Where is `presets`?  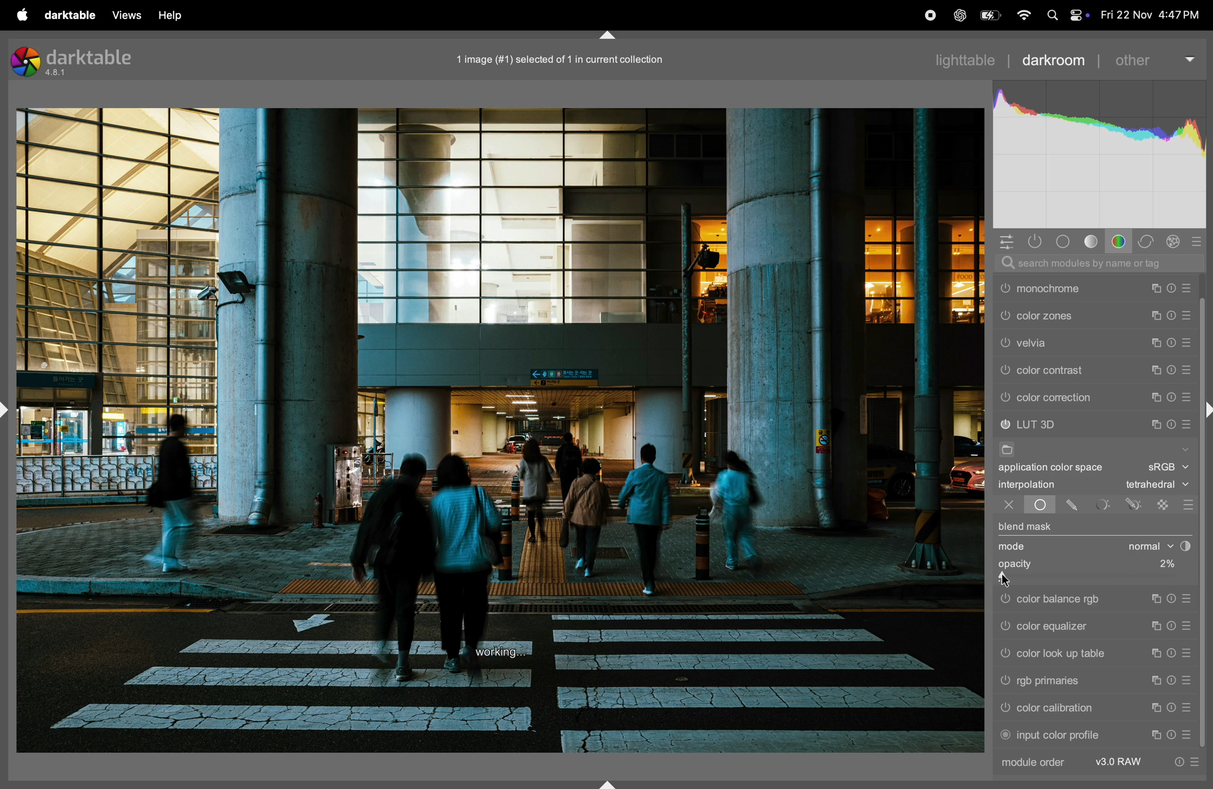 presets is located at coordinates (1190, 397).